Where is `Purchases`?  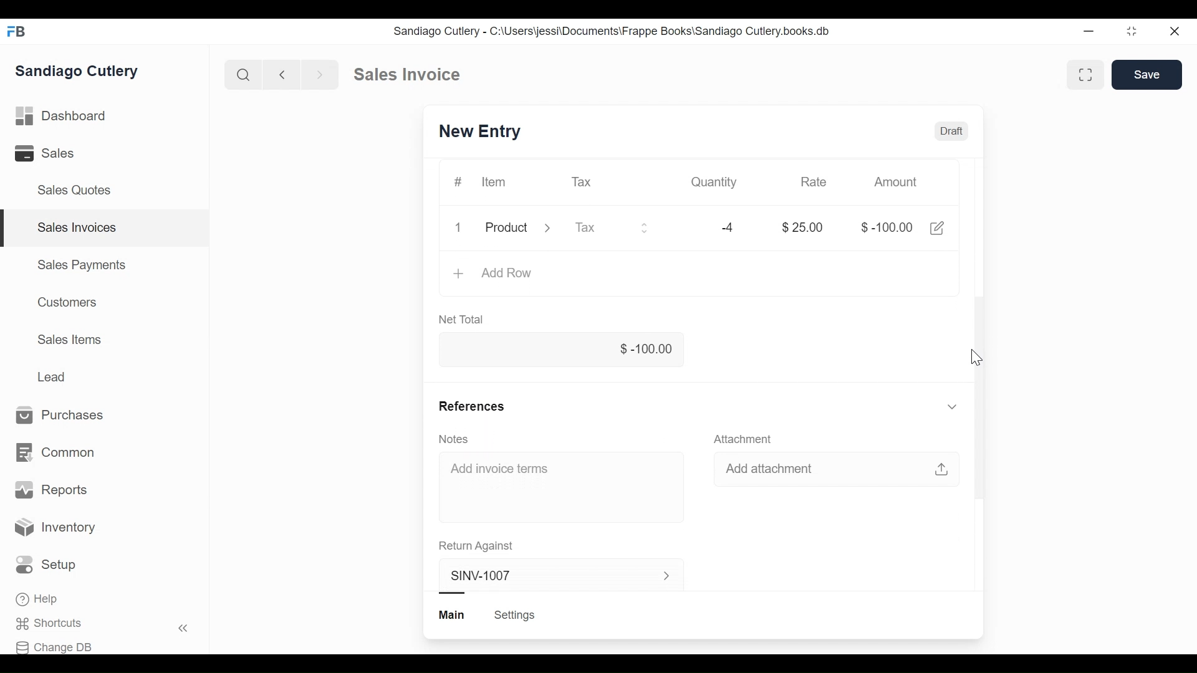
Purchases is located at coordinates (60, 414).